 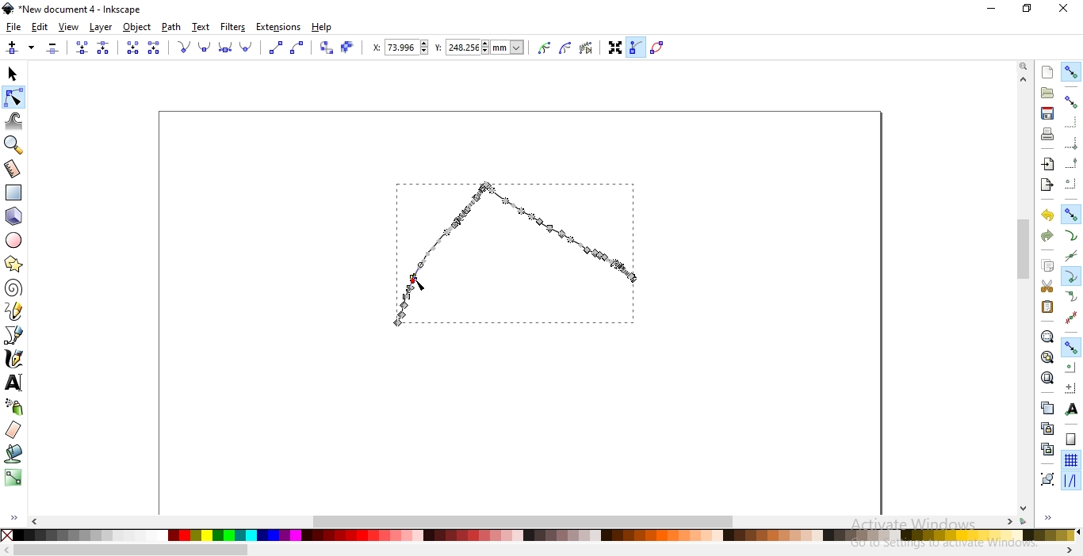 What do you see at coordinates (1047, 478) in the screenshot?
I see `group selected objects` at bounding box center [1047, 478].